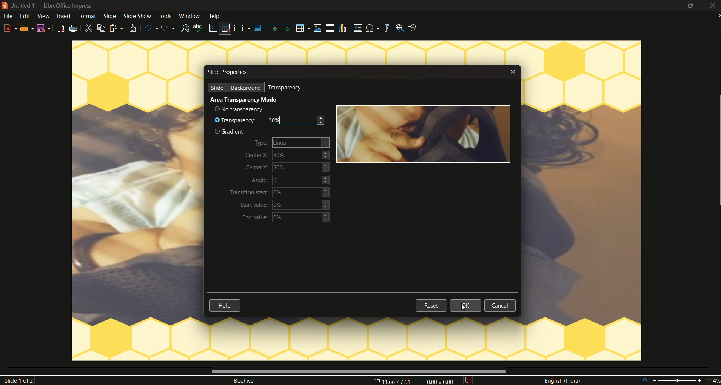 This screenshot has width=721, height=385. I want to click on save, so click(44, 29).